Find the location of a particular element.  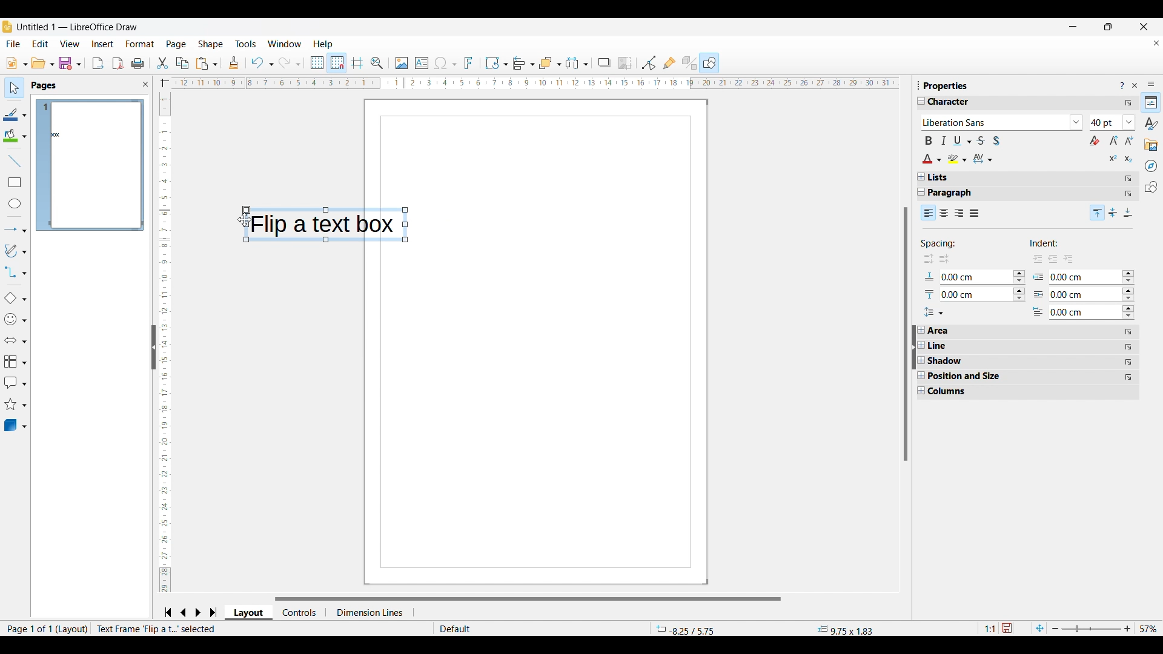

Snap to grid, highlighted is located at coordinates (336, 63).